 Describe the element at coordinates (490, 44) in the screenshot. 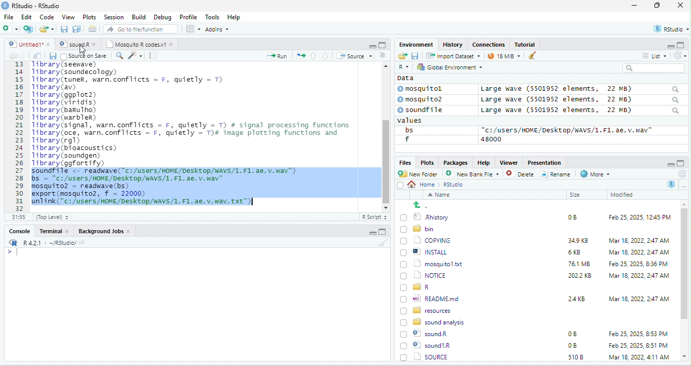

I see `clases` at that location.